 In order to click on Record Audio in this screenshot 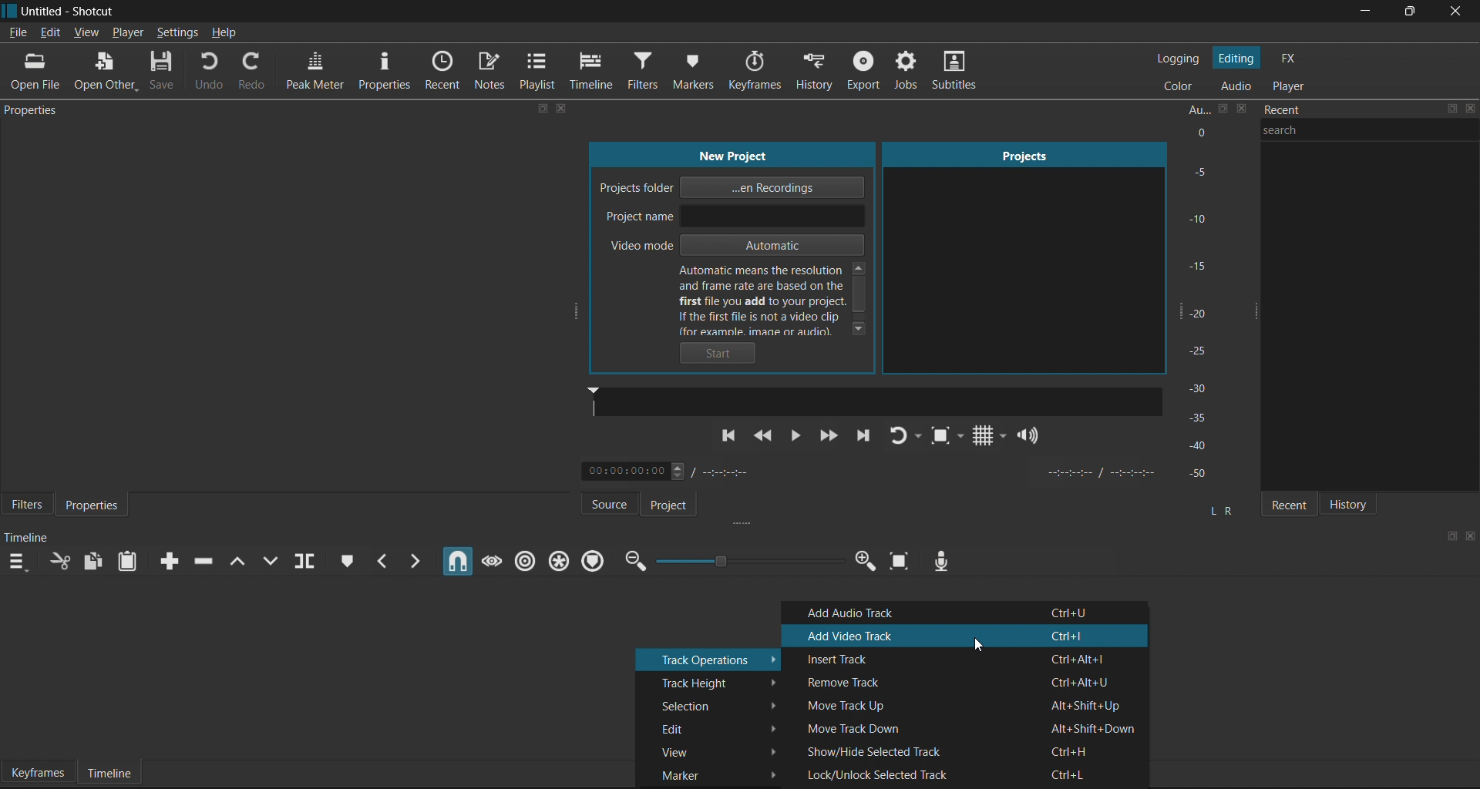, I will do `click(940, 559)`.